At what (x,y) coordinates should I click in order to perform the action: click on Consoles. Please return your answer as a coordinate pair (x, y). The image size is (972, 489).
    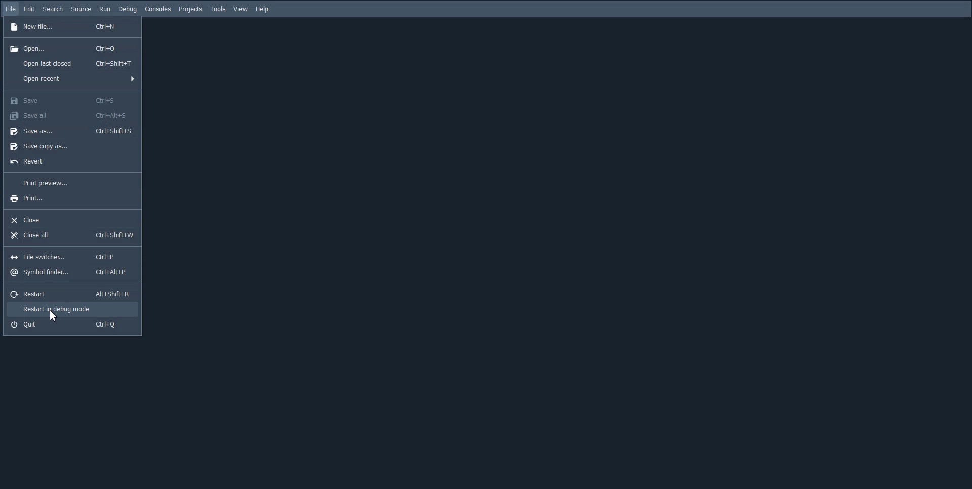
    Looking at the image, I should click on (157, 10).